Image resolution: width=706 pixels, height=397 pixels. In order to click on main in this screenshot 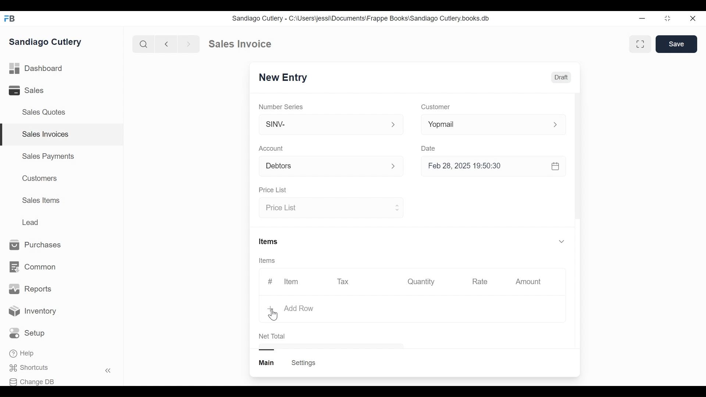, I will do `click(267, 363)`.